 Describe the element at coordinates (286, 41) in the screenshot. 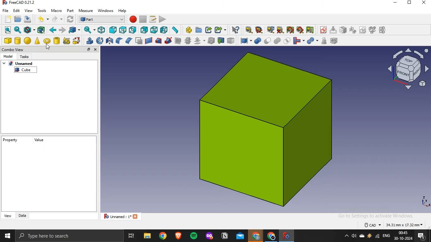

I see `intersection` at that location.